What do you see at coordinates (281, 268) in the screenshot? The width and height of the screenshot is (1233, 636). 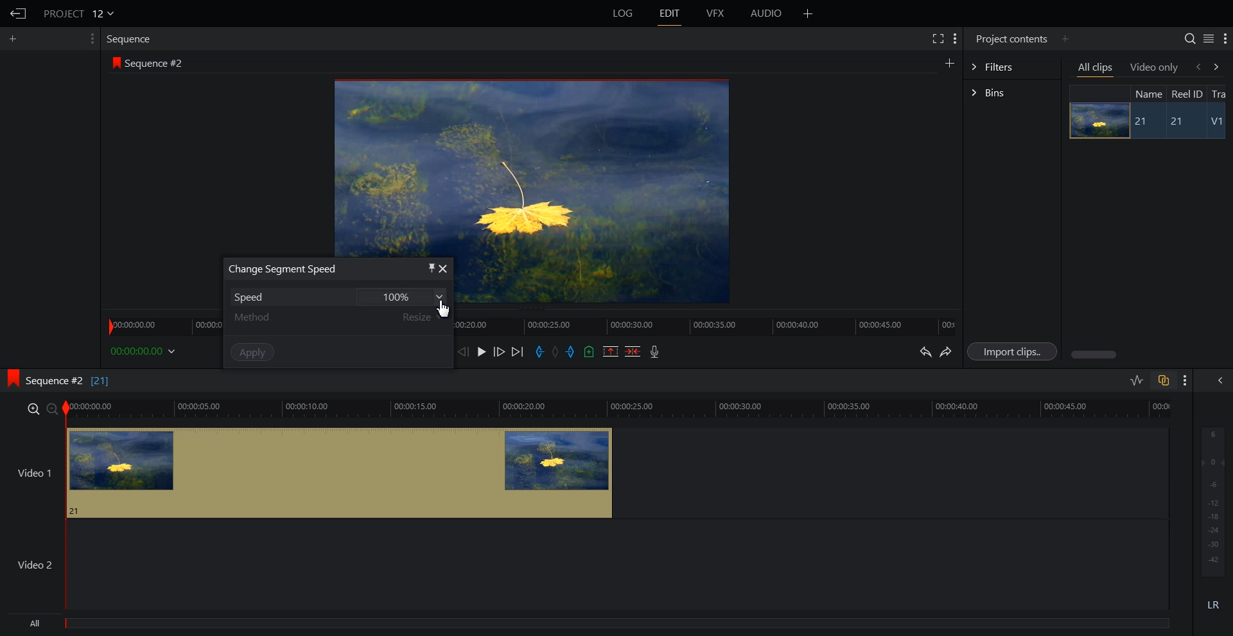 I see `Change Segment Speed` at bounding box center [281, 268].